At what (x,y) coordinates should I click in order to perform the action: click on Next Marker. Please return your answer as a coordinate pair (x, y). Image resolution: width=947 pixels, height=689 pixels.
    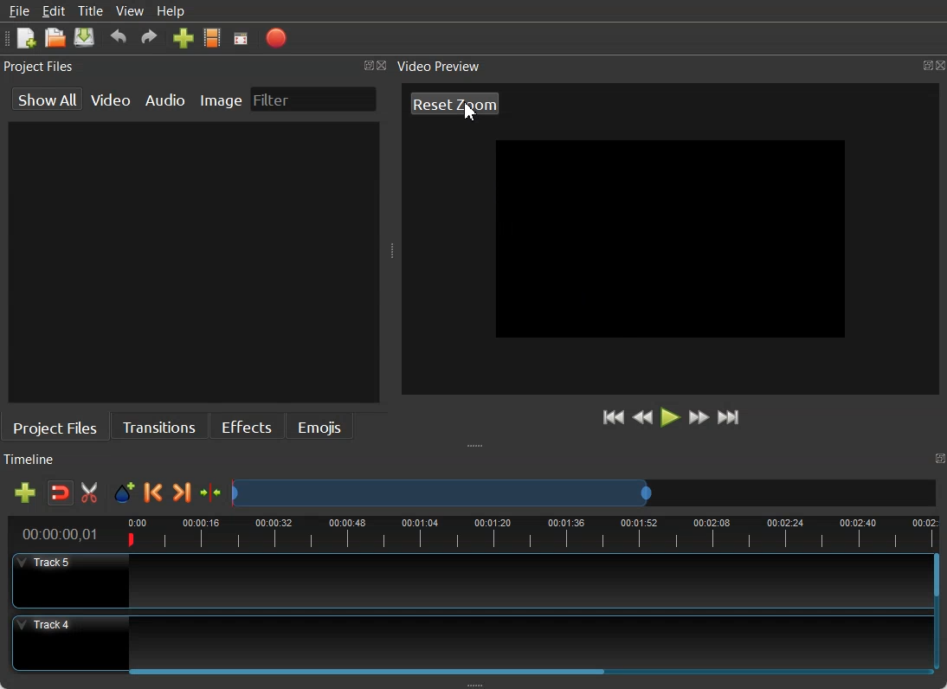
    Looking at the image, I should click on (183, 493).